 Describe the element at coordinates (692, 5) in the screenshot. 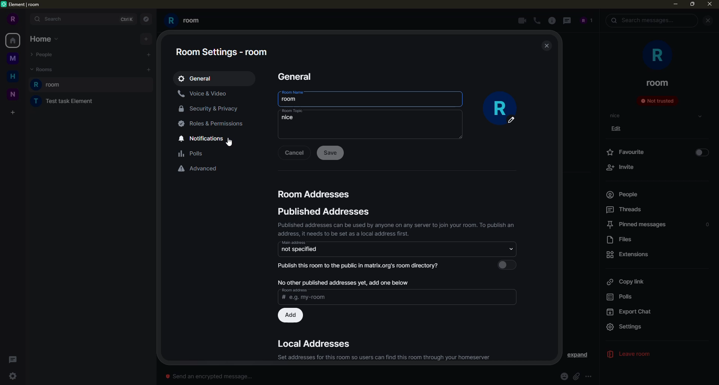

I see `maximize` at that location.